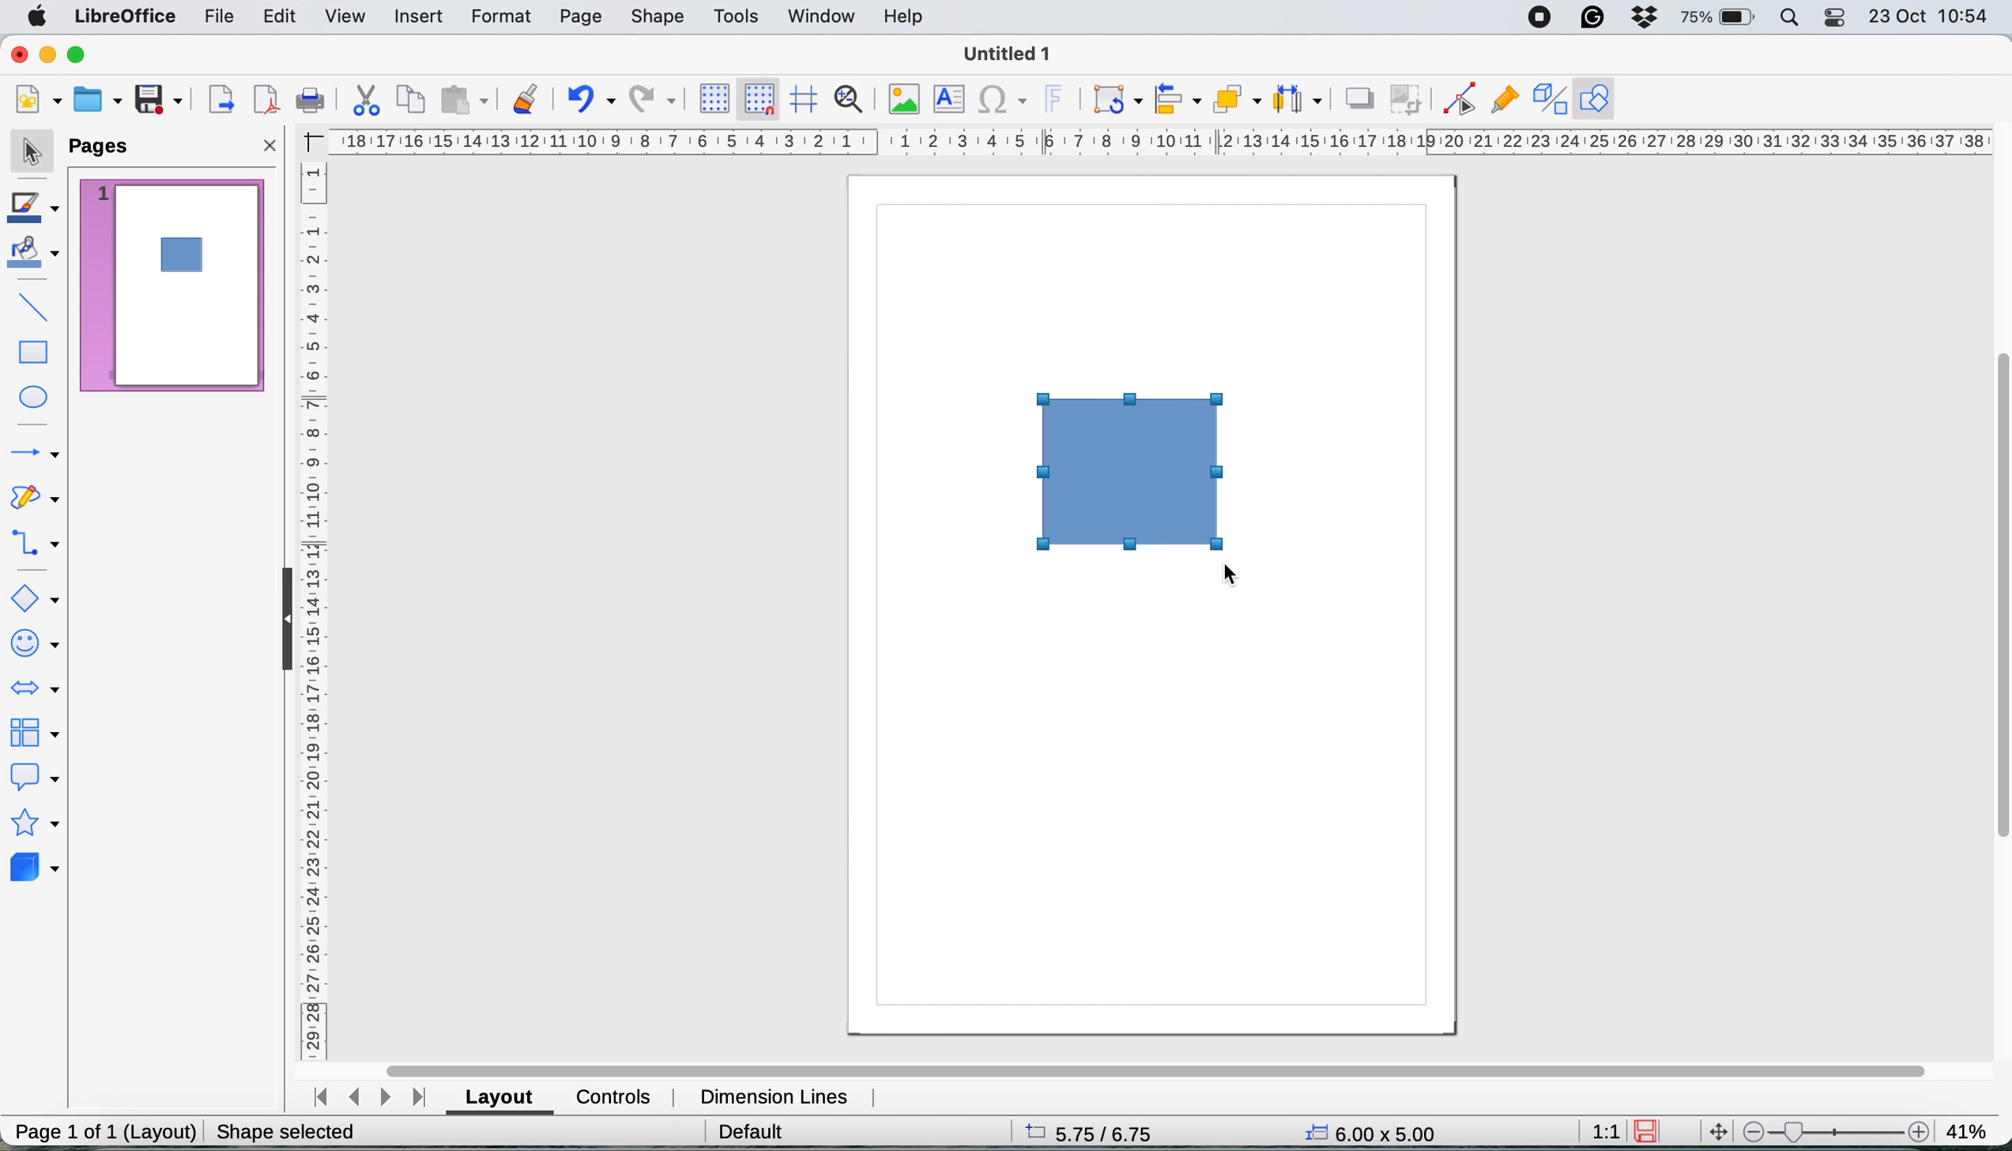 Image resolution: width=2012 pixels, height=1151 pixels. I want to click on edit, so click(282, 18).